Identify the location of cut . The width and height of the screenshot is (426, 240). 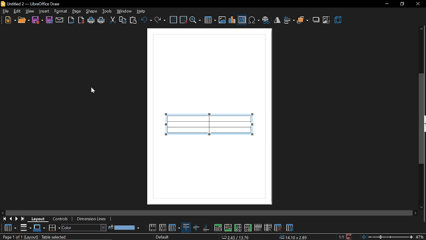
(112, 20).